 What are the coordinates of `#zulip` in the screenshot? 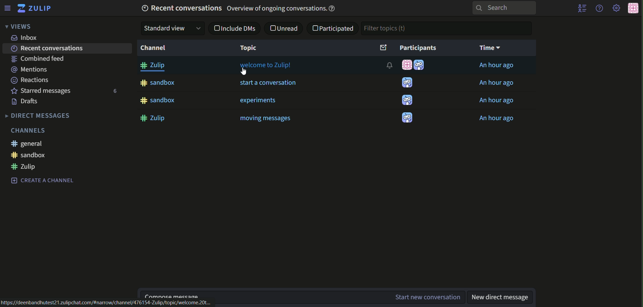 It's located at (155, 118).